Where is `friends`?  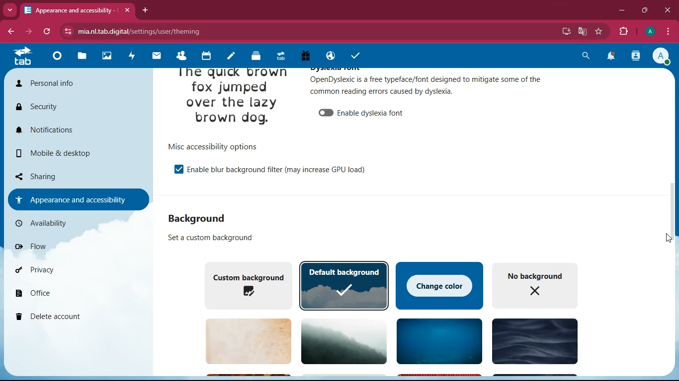 friends is located at coordinates (180, 56).